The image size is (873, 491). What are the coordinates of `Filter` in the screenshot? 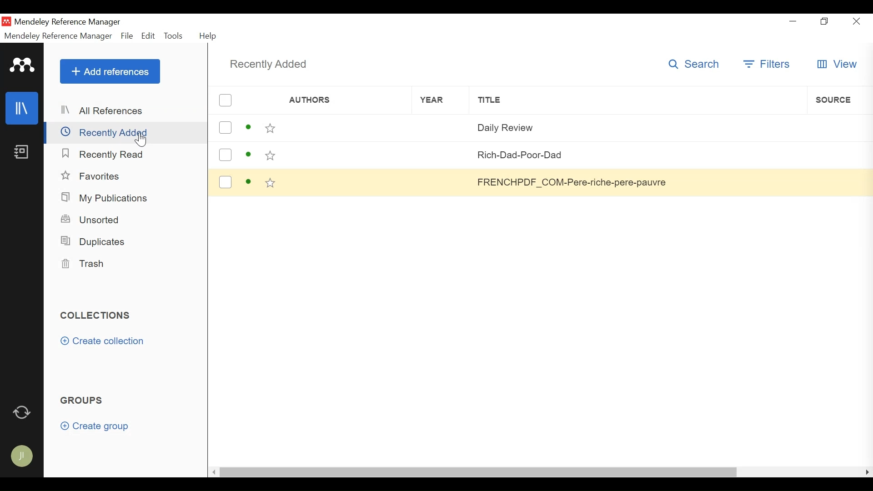 It's located at (766, 65).